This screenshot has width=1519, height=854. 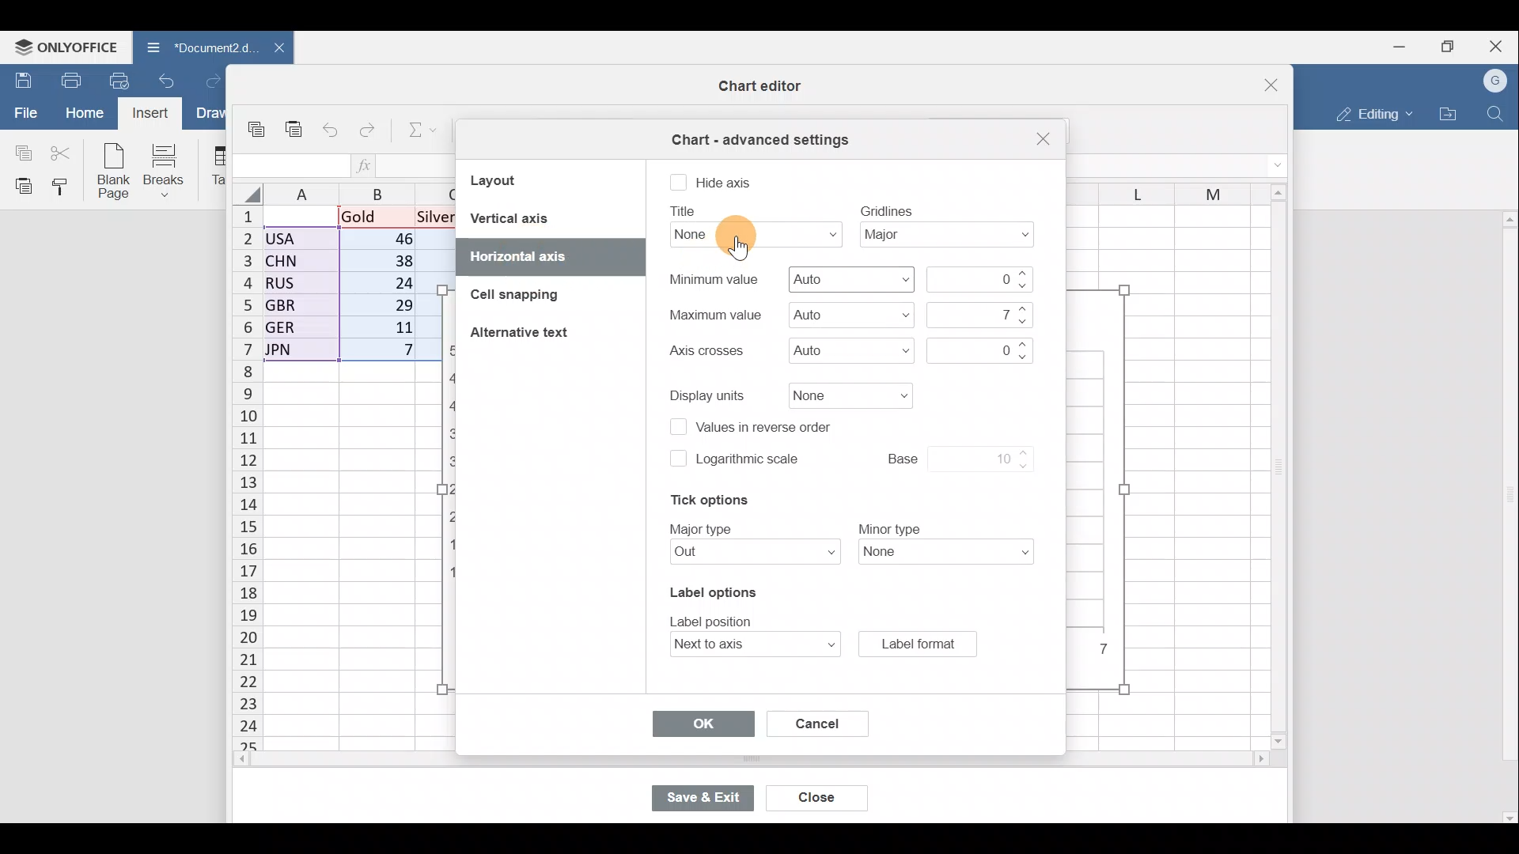 What do you see at coordinates (676, 458) in the screenshot?
I see `checkbox` at bounding box center [676, 458].